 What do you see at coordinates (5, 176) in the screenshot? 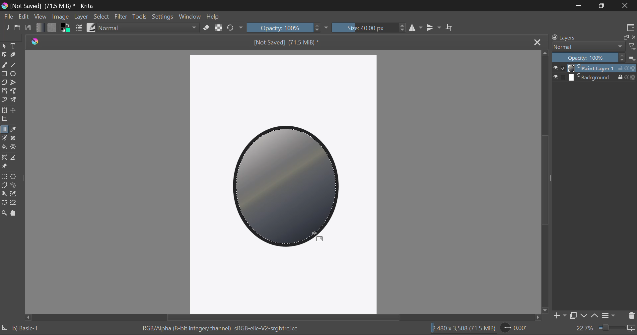
I see `Rectangle Selection` at bounding box center [5, 176].